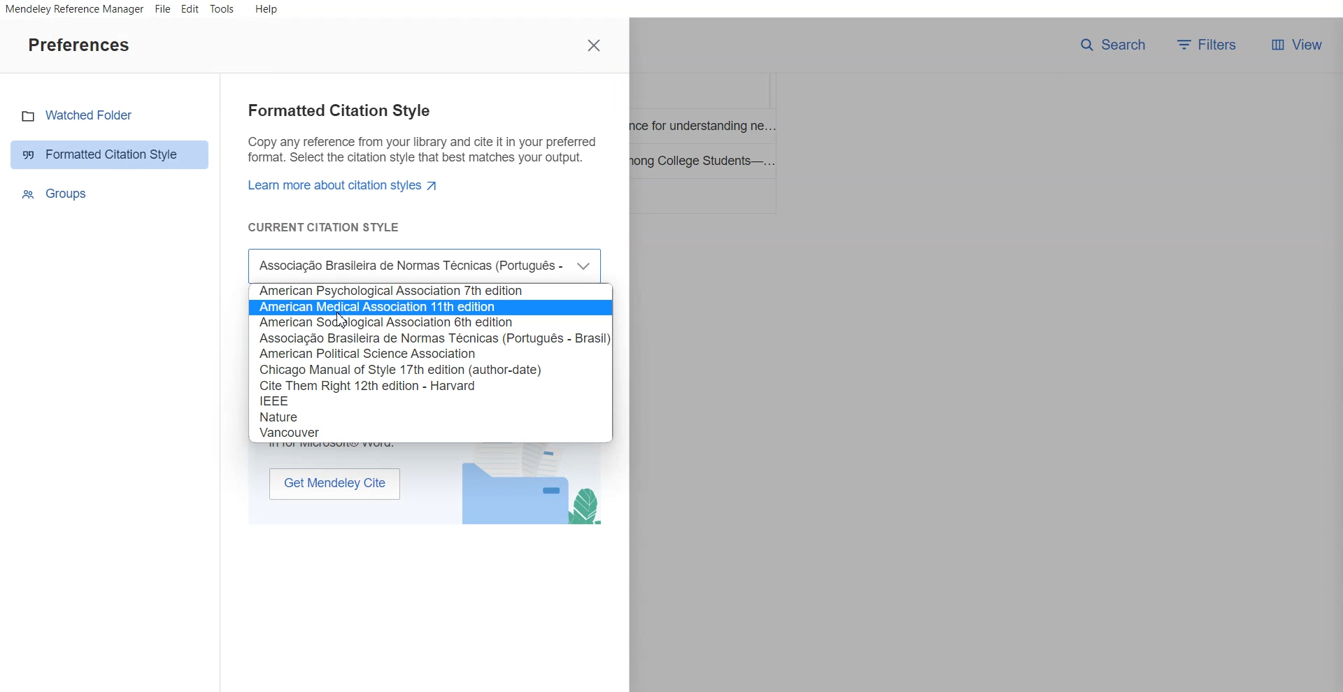 This screenshot has width=1343, height=692. I want to click on Formatted caption Style, so click(111, 154).